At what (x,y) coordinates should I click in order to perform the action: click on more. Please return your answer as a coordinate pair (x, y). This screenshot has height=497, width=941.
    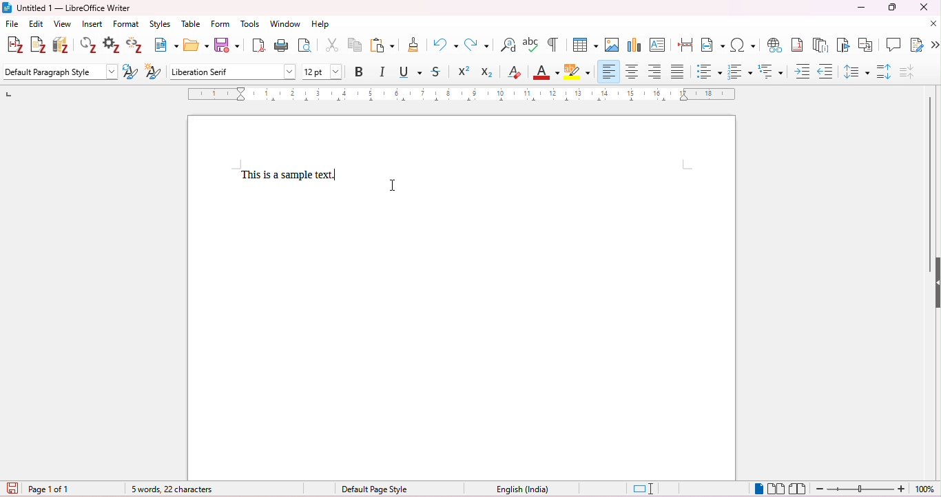
    Looking at the image, I should click on (935, 45).